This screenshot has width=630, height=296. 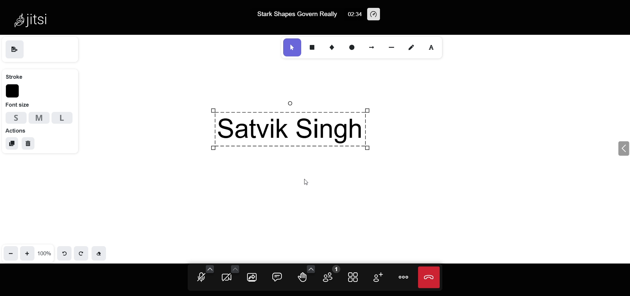 I want to click on duplicate, so click(x=12, y=143).